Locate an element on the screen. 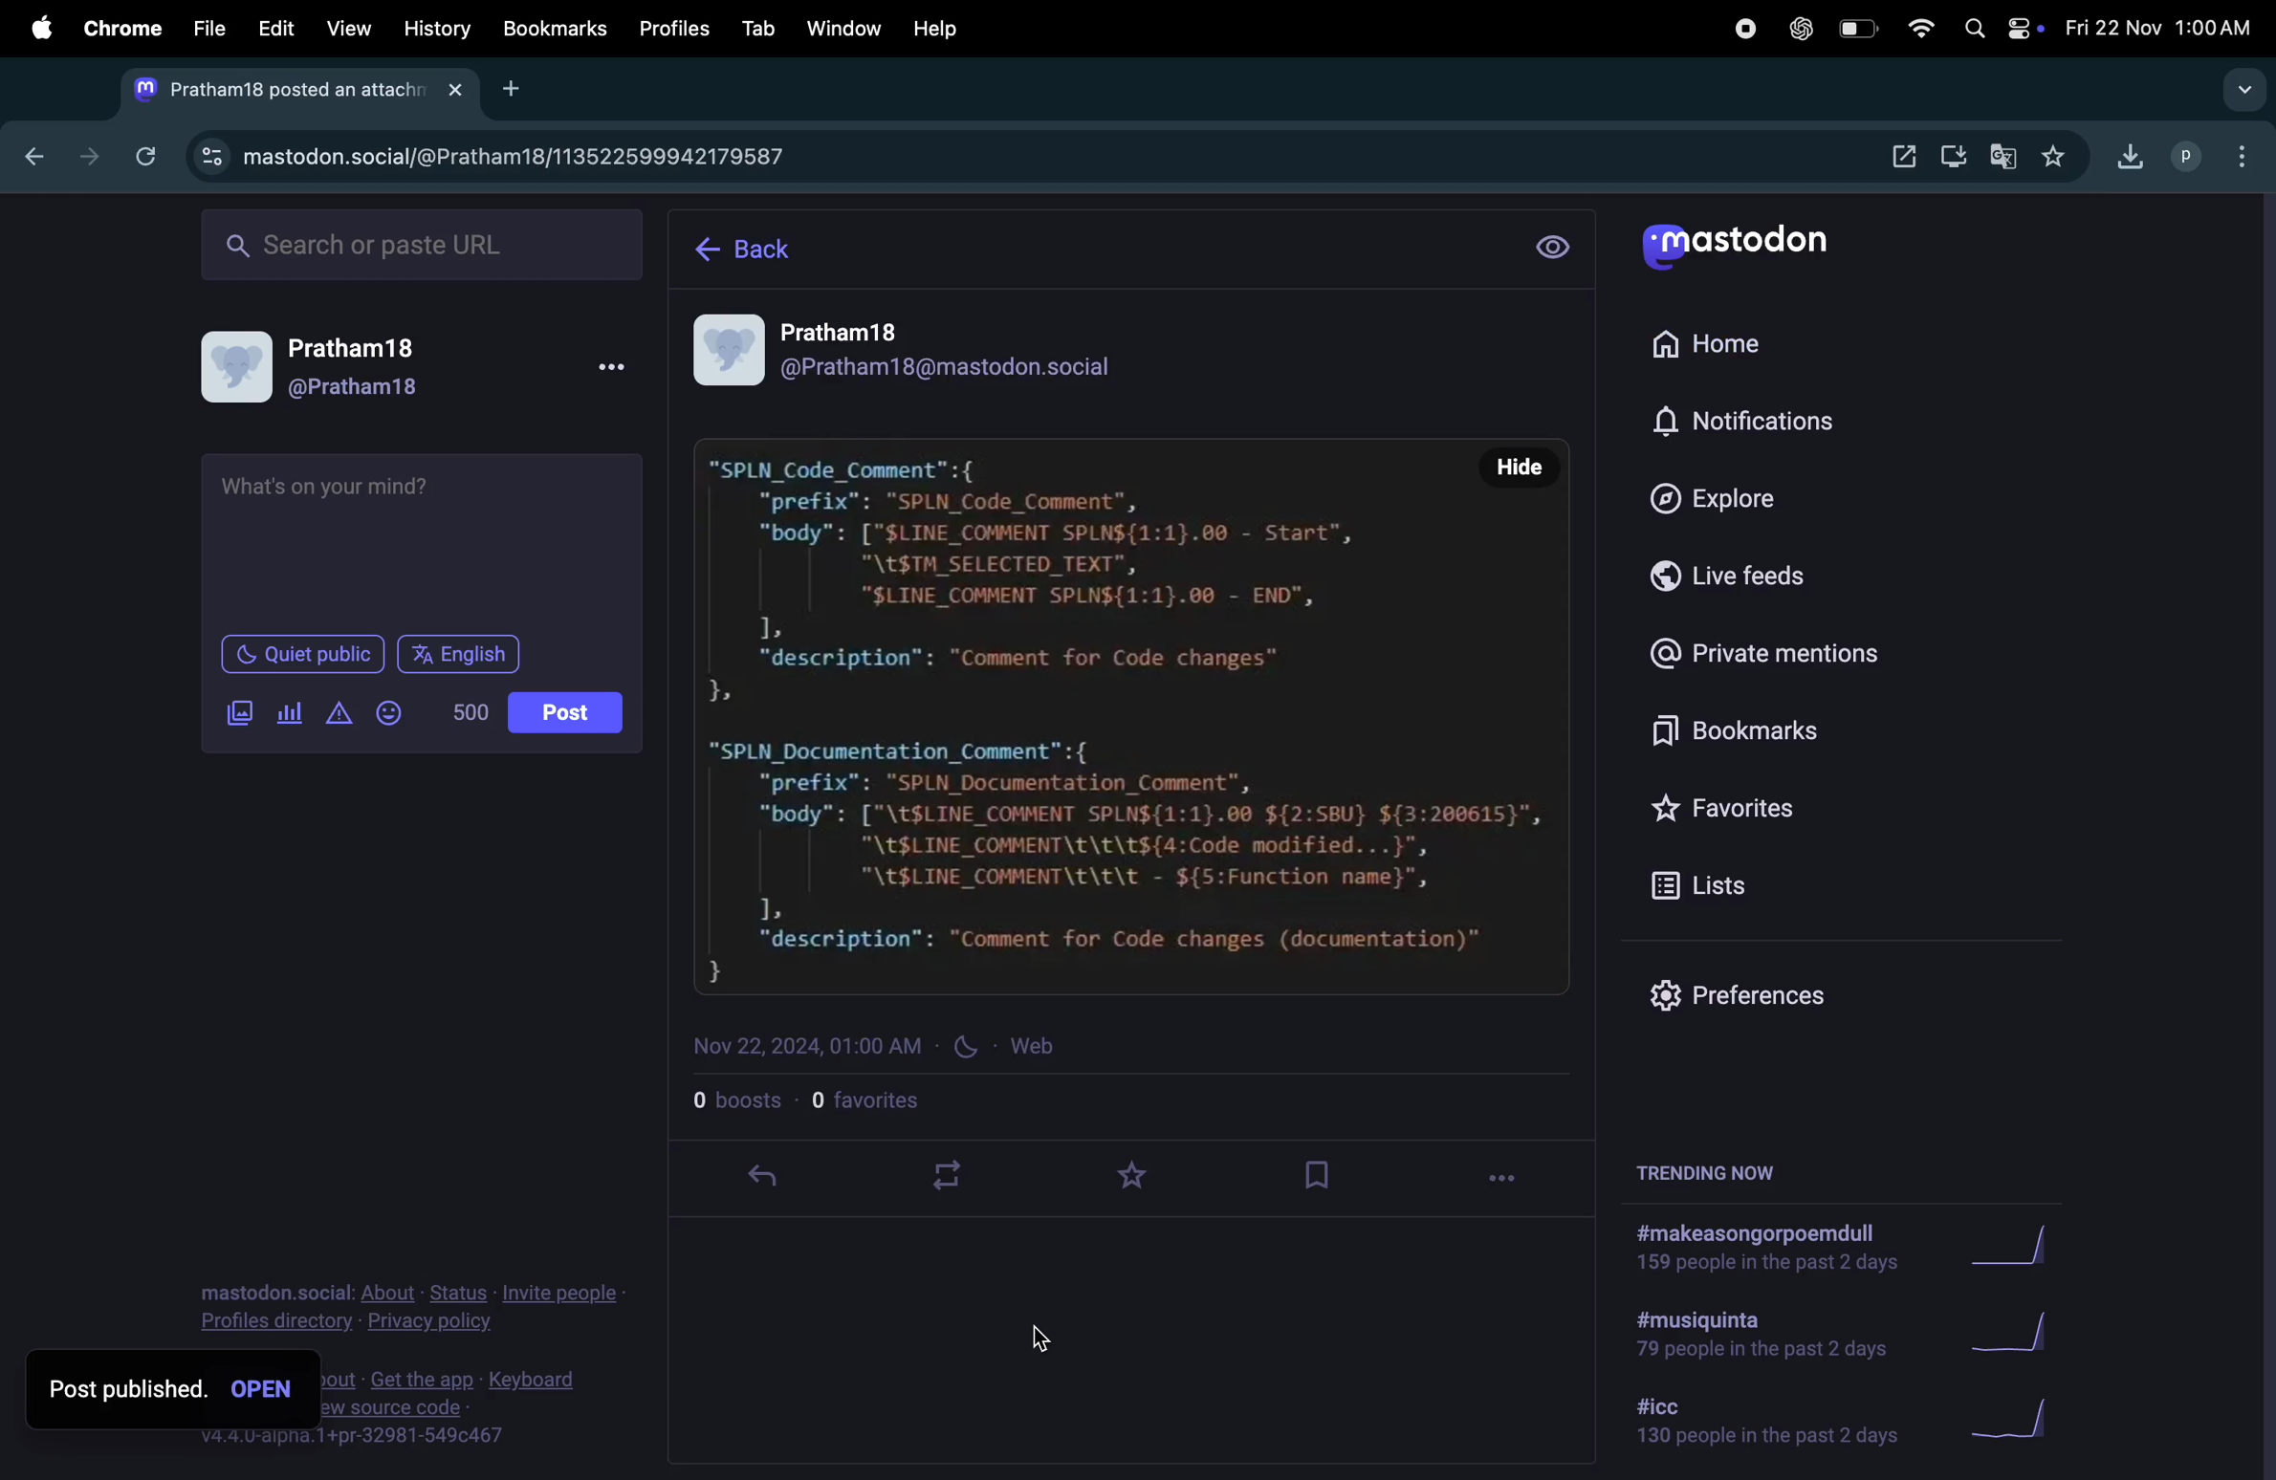 The image size is (2276, 1480). content warning is located at coordinates (338, 717).